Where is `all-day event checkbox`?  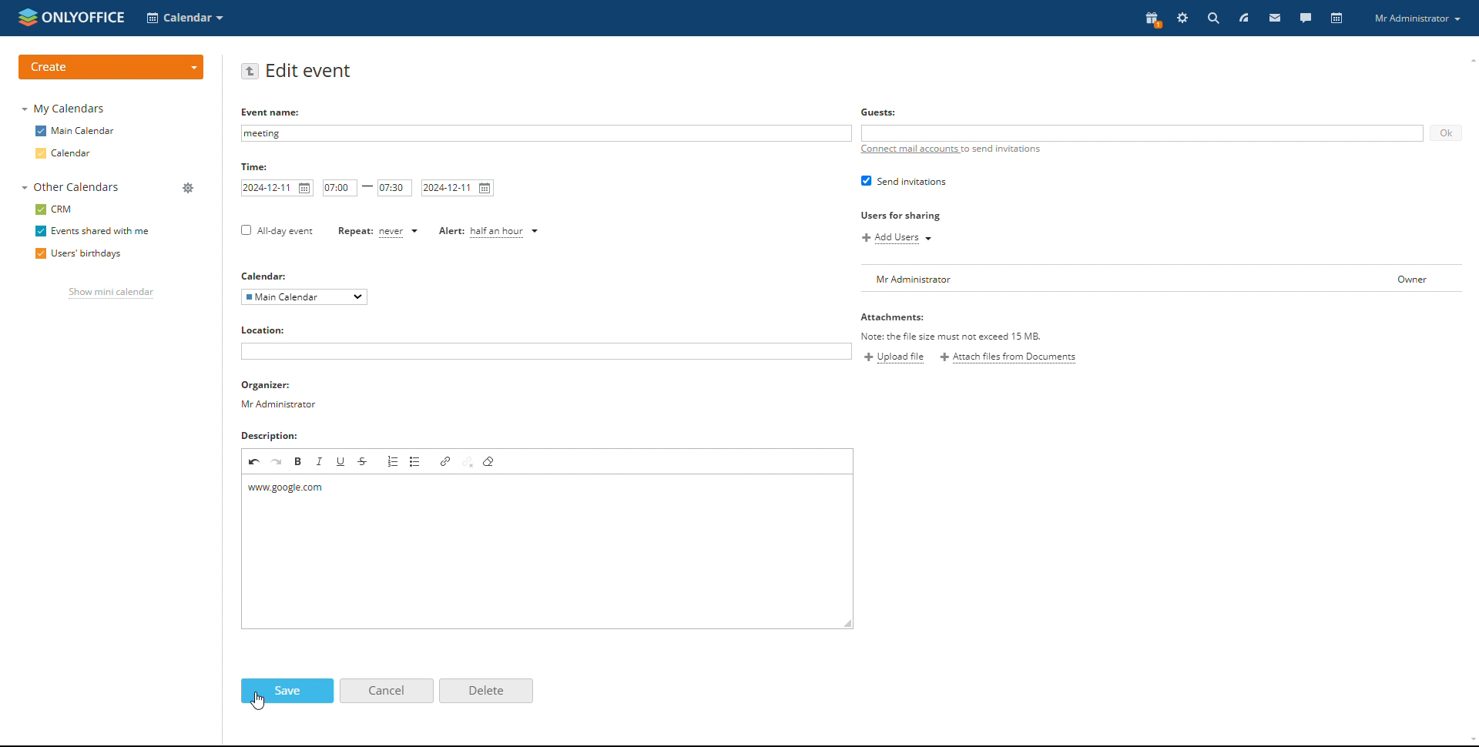 all-day event checkbox is located at coordinates (276, 232).